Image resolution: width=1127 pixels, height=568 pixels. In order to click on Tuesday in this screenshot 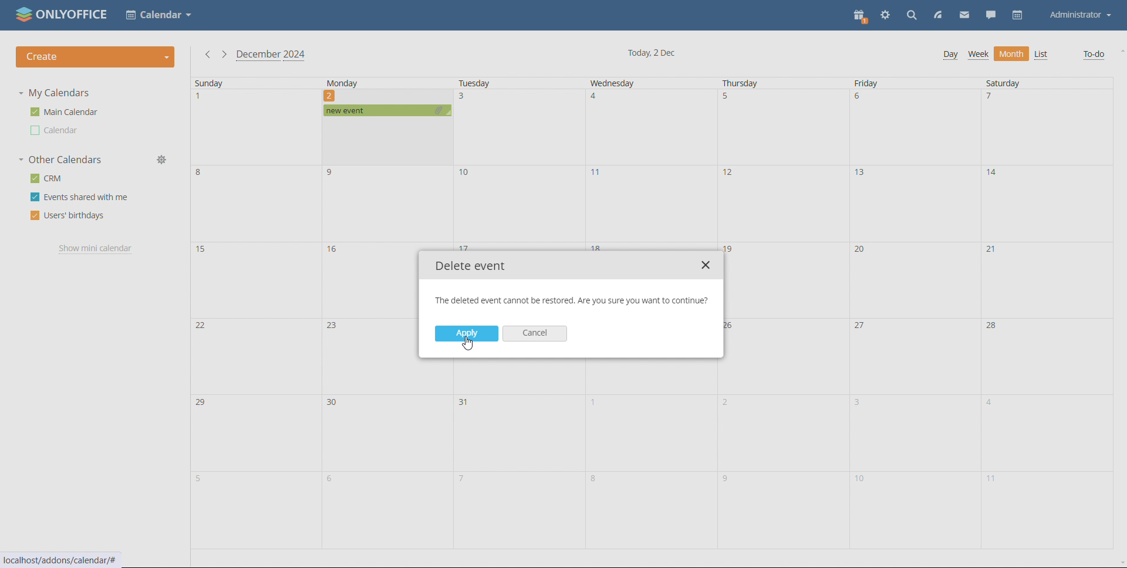, I will do `click(475, 82)`.